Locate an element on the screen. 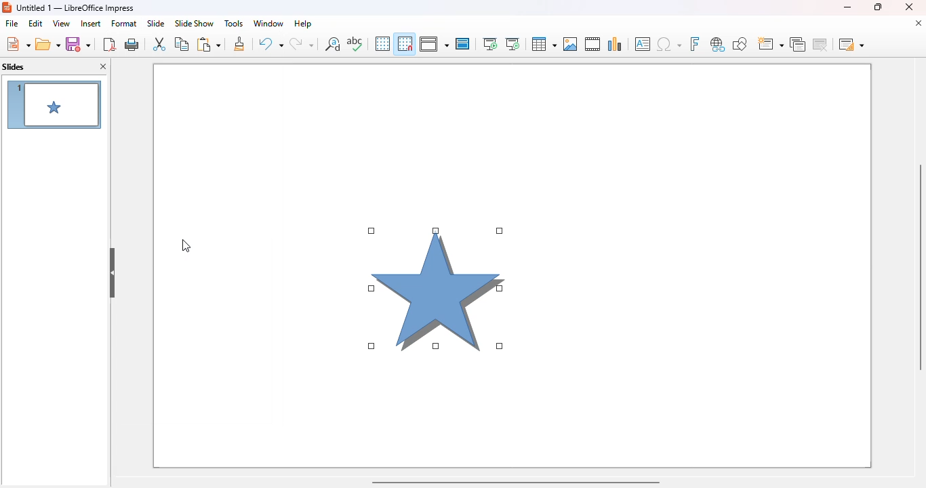  slide layout is located at coordinates (851, 44).